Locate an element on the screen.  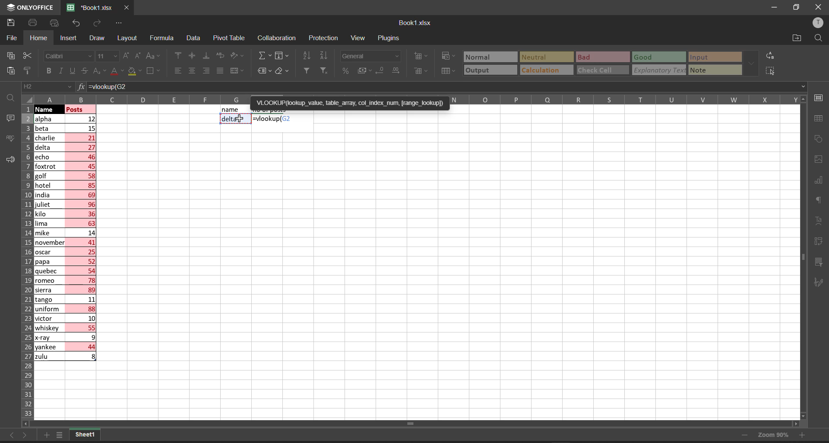
font color is located at coordinates (116, 71).